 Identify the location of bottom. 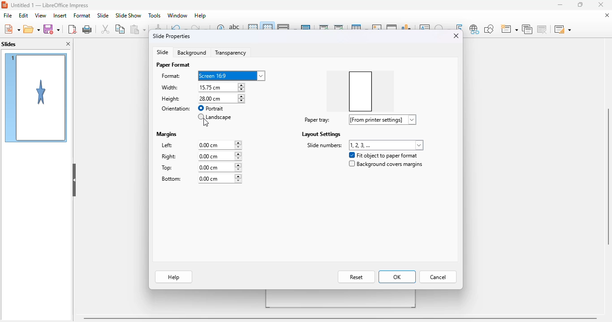
(171, 179).